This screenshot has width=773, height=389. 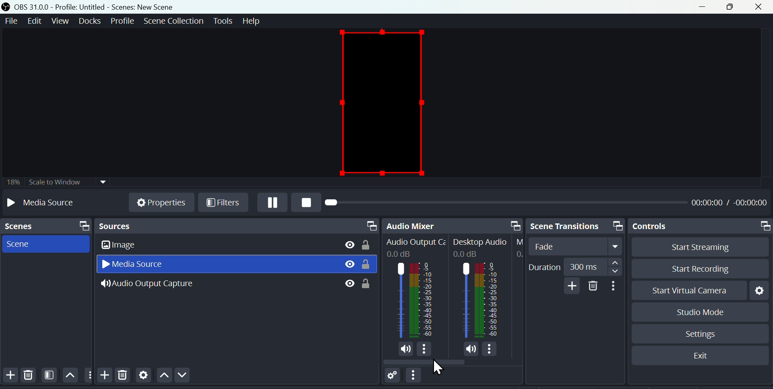 What do you see at coordinates (96, 6) in the screenshot?
I see `OBS 31.0 .0 profile: untitled scenes: new scene` at bounding box center [96, 6].